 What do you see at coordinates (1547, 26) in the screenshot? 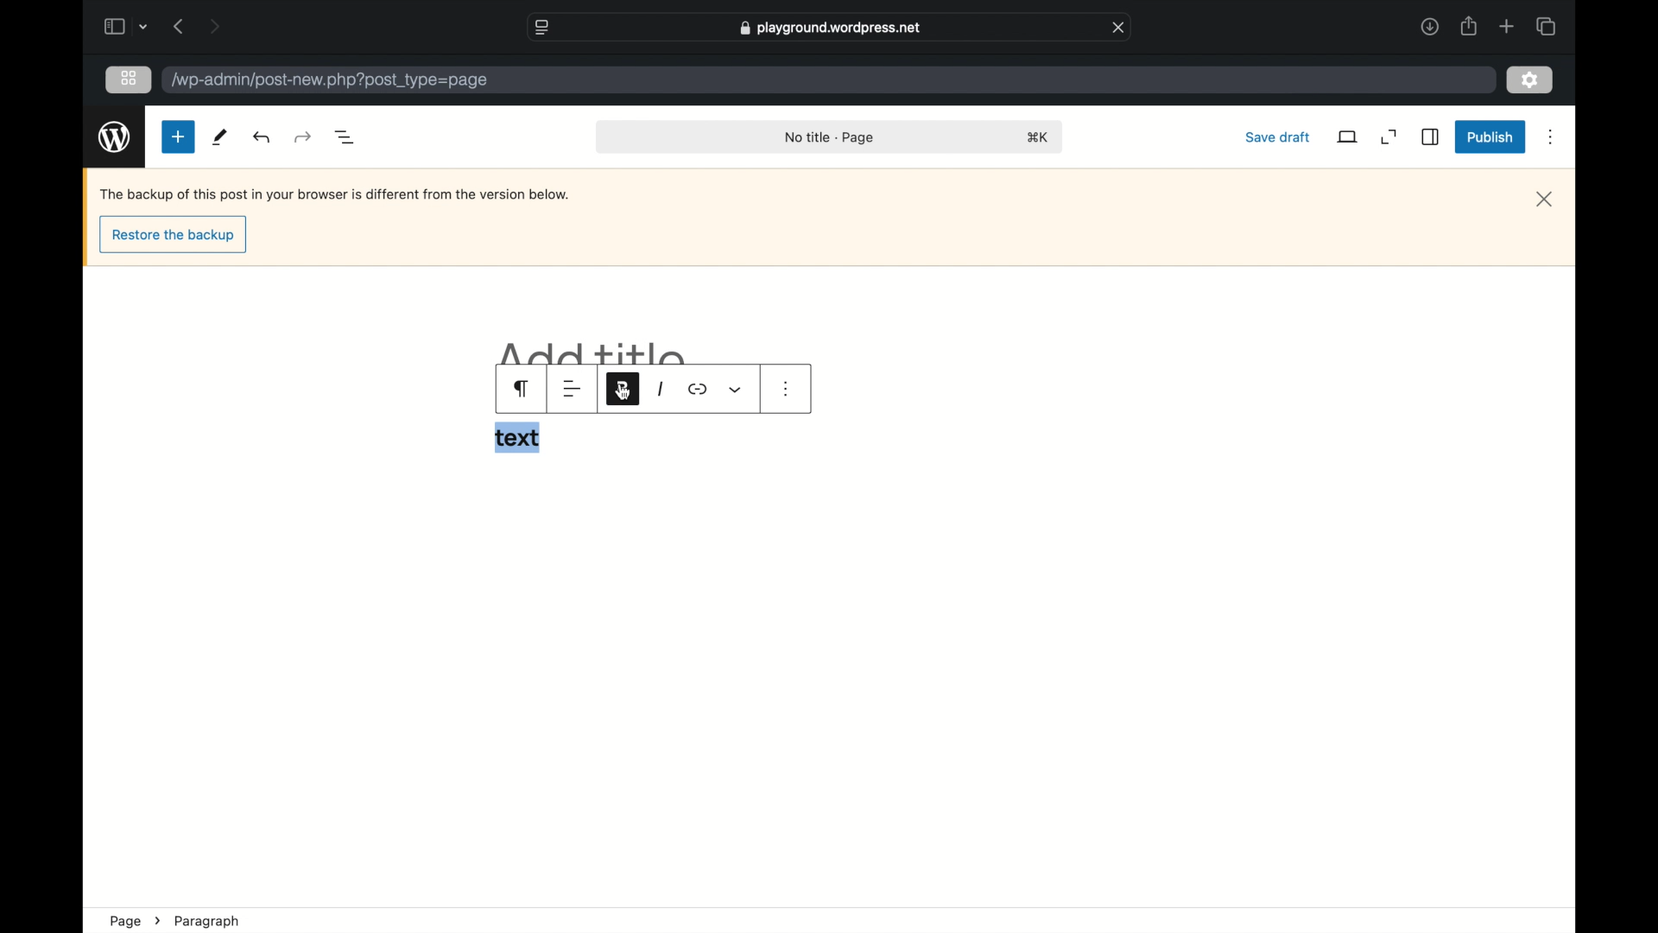
I see `show tab overview` at bounding box center [1547, 26].